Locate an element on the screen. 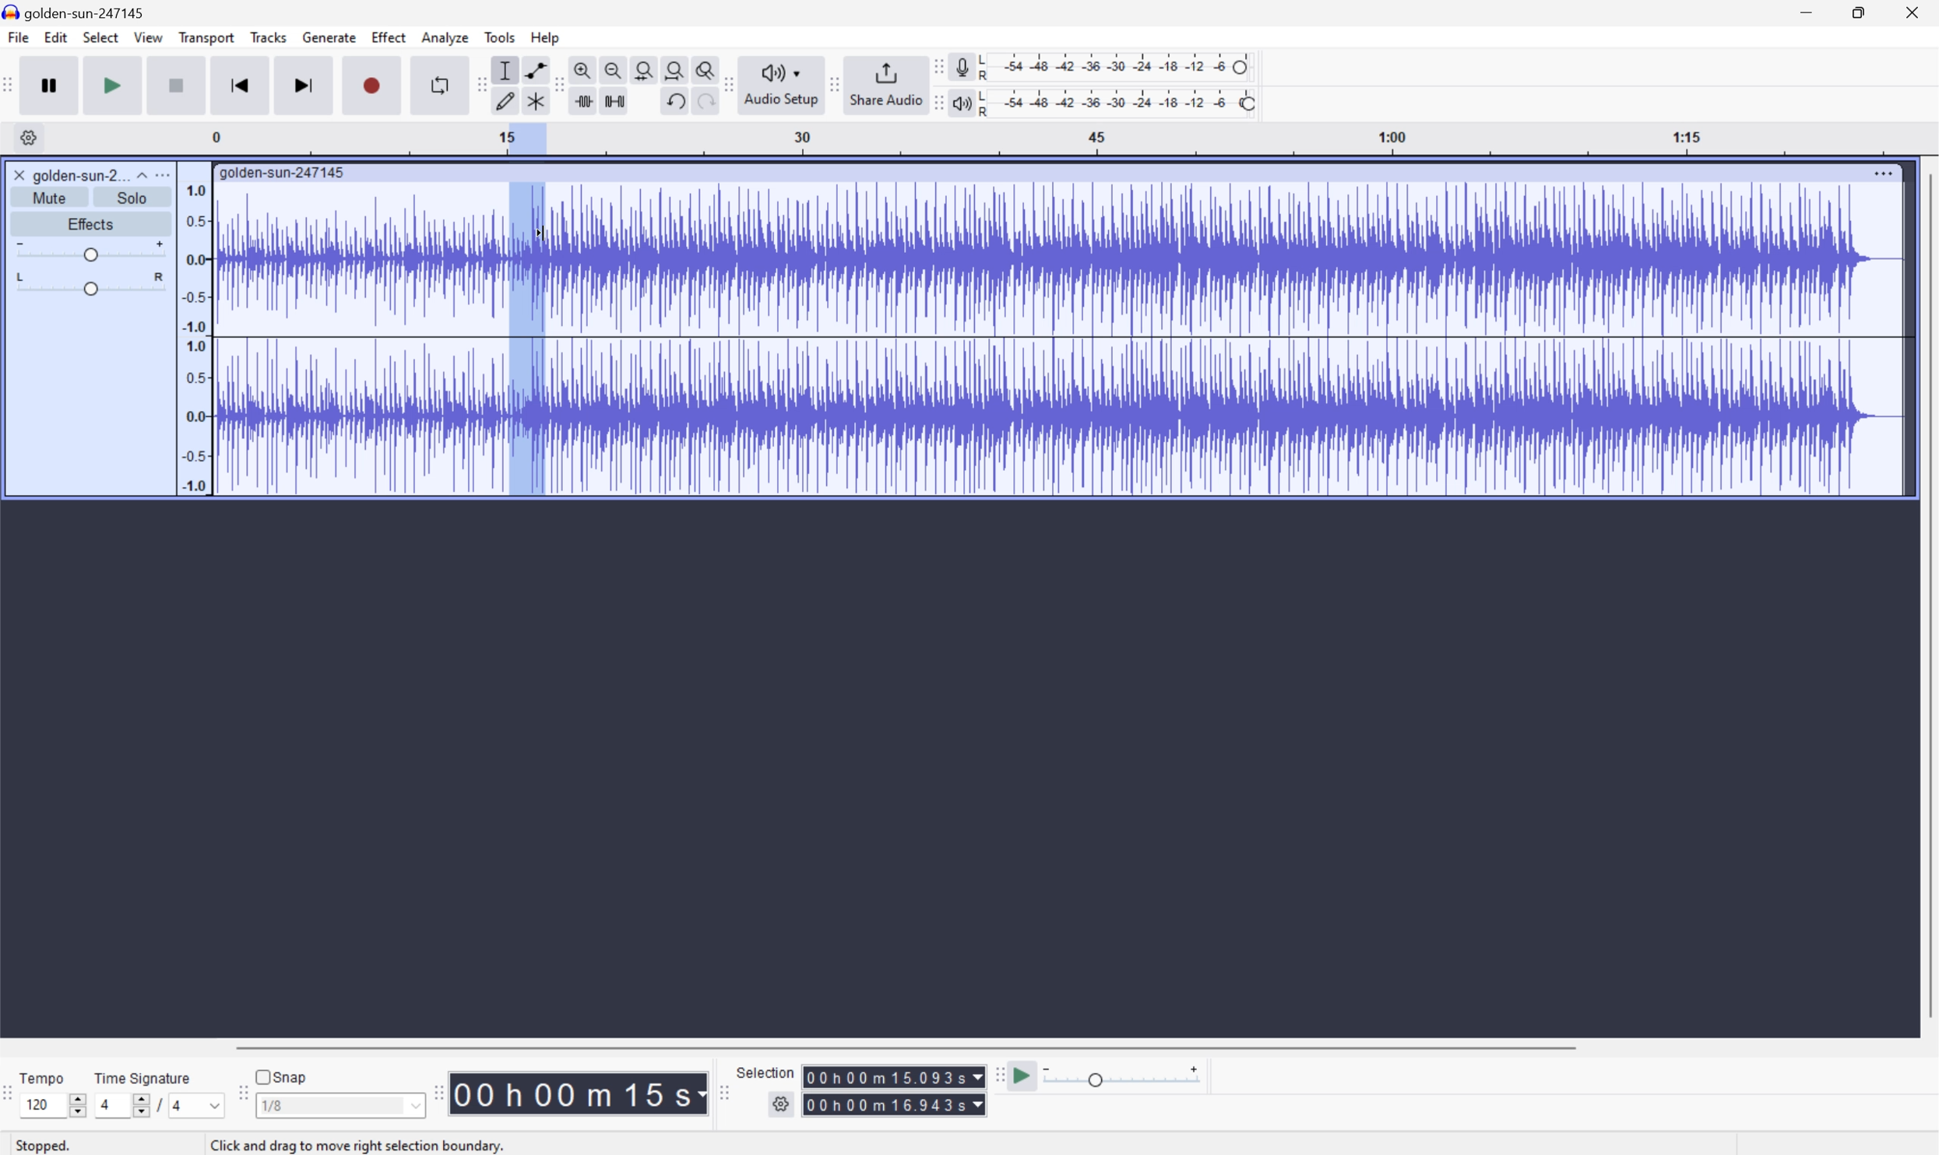 The width and height of the screenshot is (1939, 1155). Solo is located at coordinates (135, 198).